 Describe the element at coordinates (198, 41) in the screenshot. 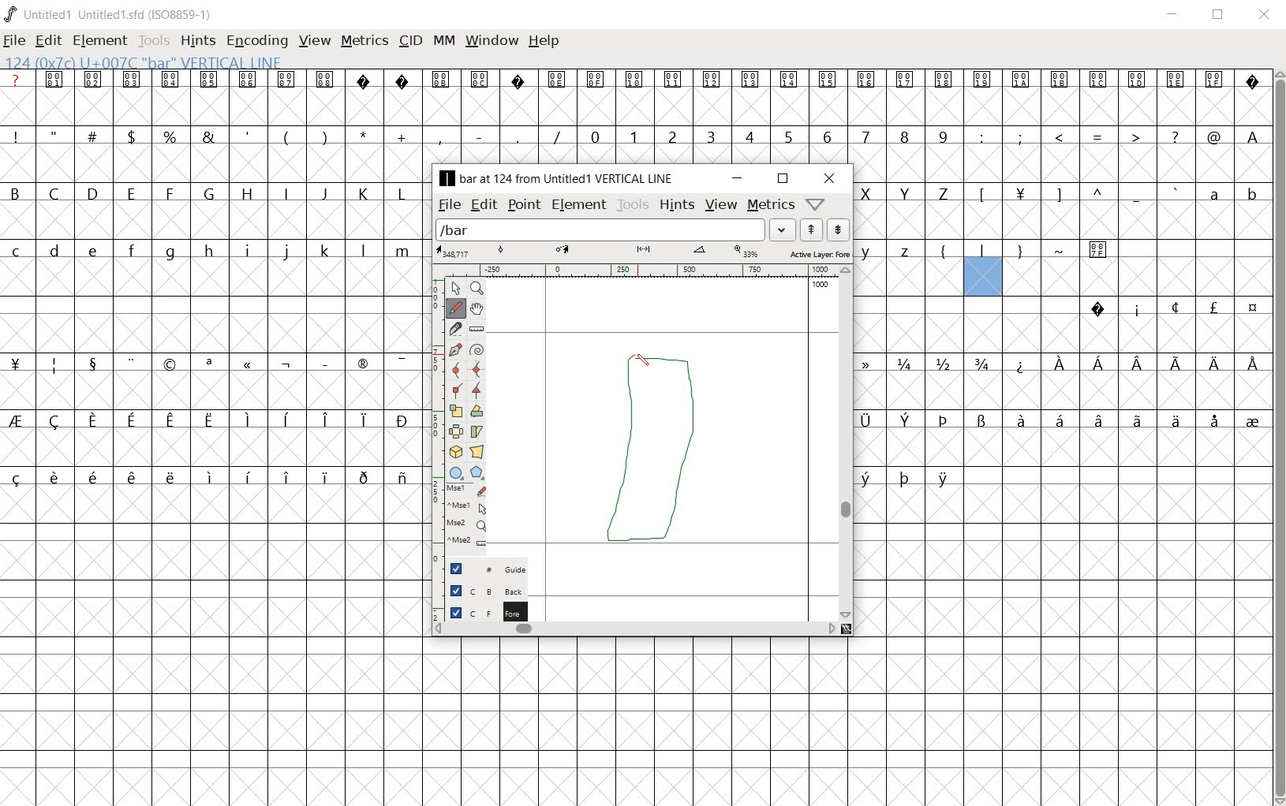

I see `hints` at that location.